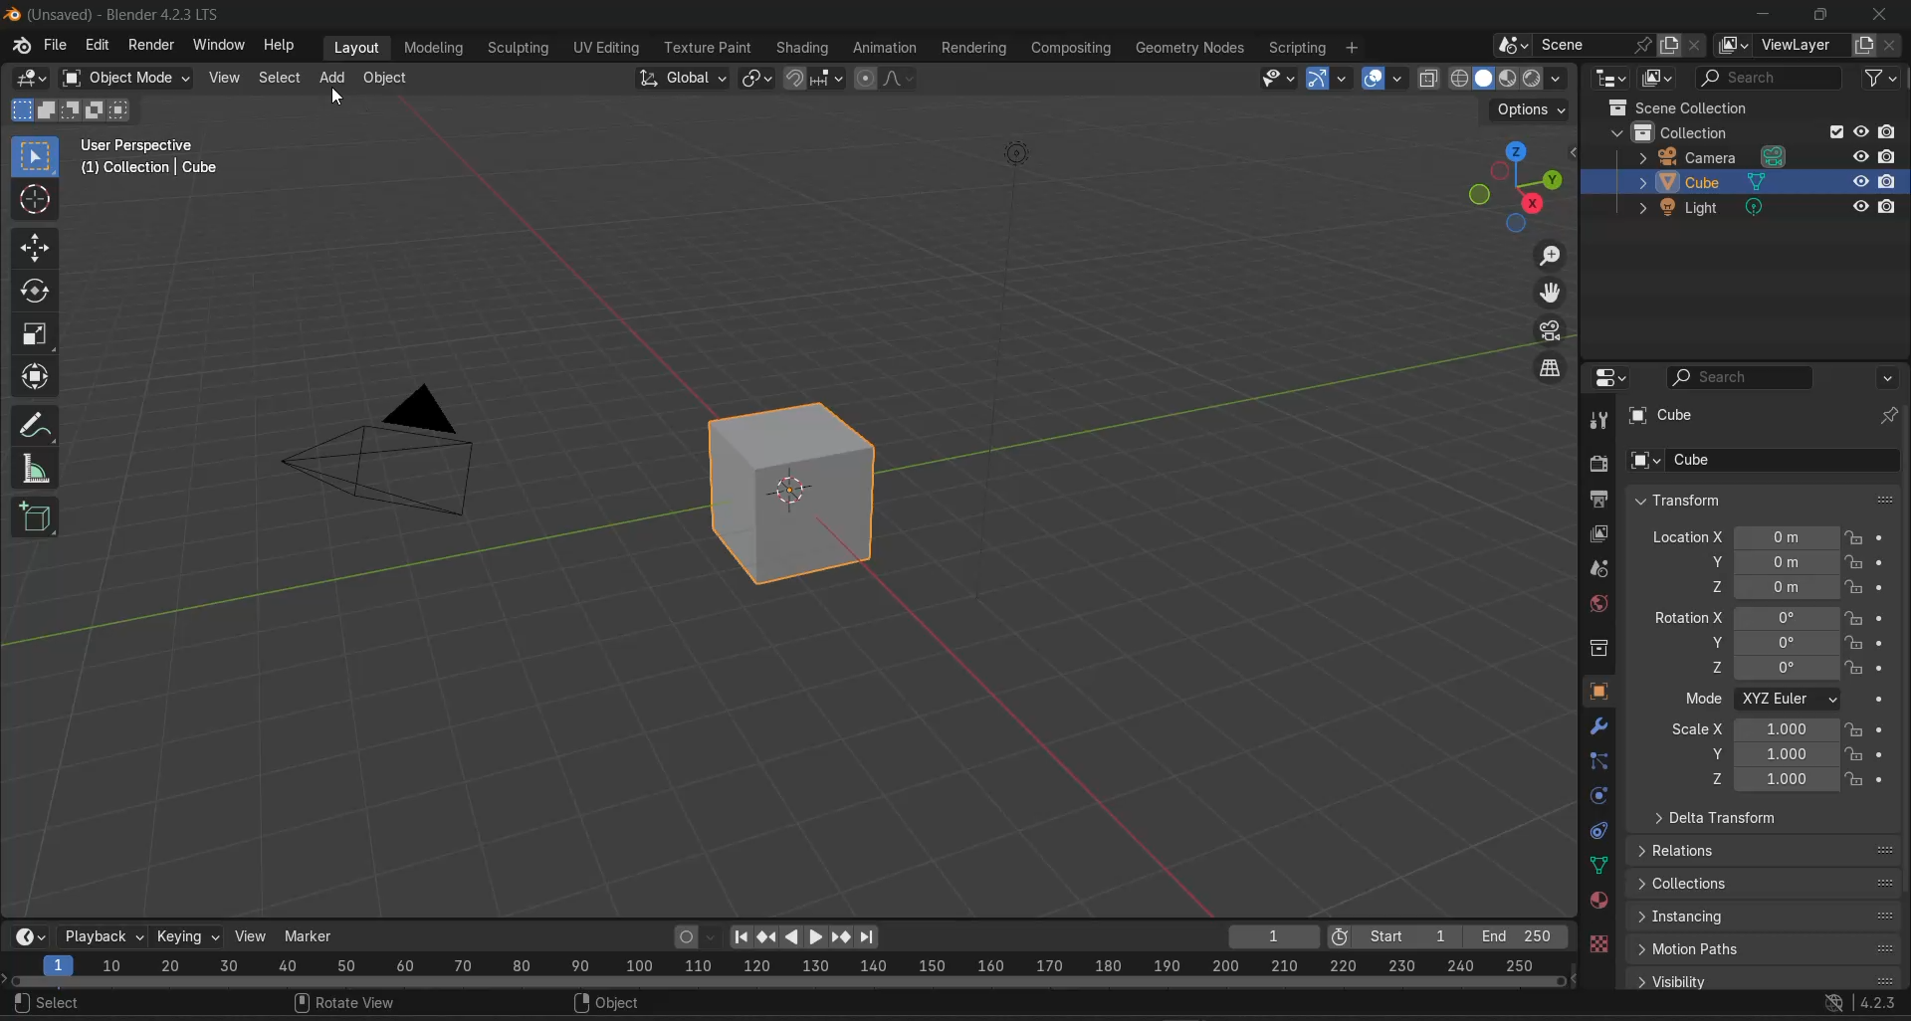  I want to click on animate property, so click(1884, 538).